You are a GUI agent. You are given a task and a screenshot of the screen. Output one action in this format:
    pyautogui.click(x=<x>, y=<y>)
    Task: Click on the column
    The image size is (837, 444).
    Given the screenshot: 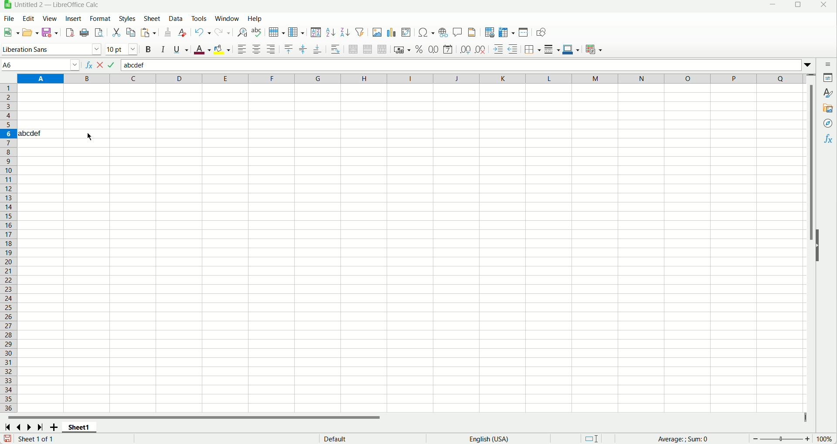 What is the action you would take?
    pyautogui.click(x=410, y=79)
    